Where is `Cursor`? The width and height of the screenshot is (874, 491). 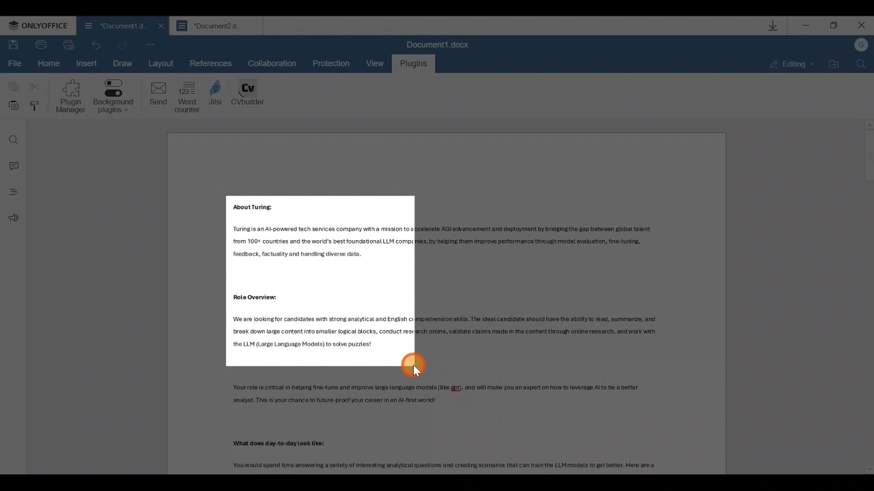 Cursor is located at coordinates (417, 368).